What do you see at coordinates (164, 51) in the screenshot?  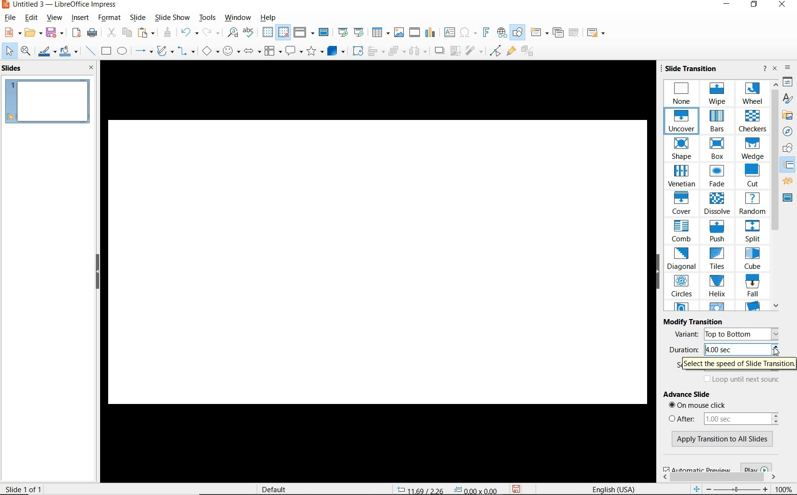 I see `CURVES & POLYGONS` at bounding box center [164, 51].